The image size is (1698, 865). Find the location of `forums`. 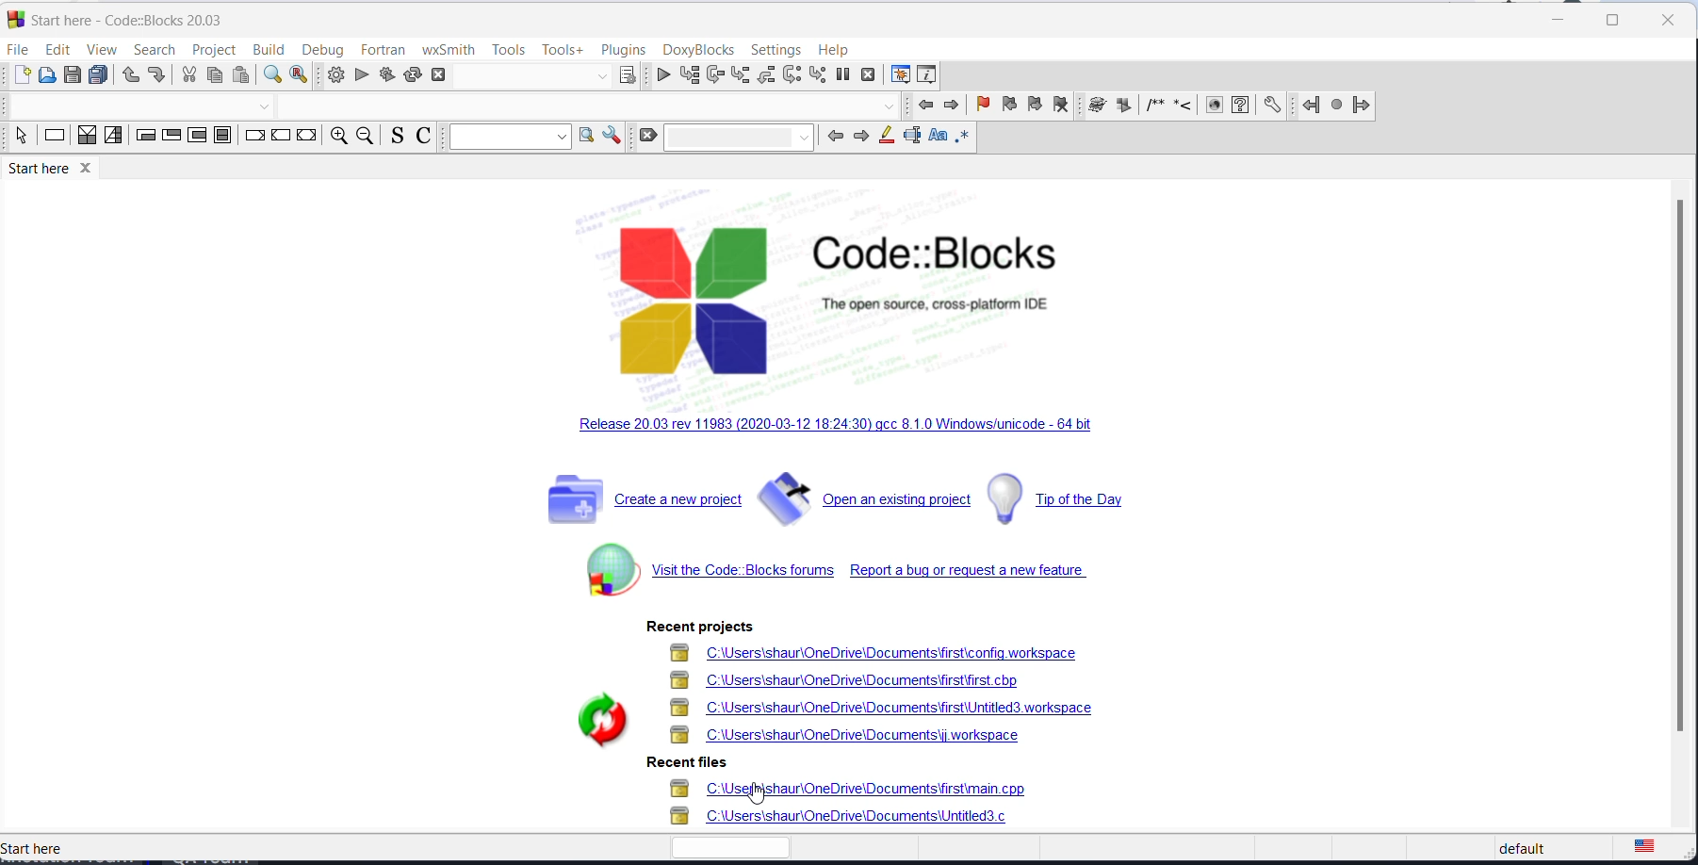

forums is located at coordinates (704, 572).